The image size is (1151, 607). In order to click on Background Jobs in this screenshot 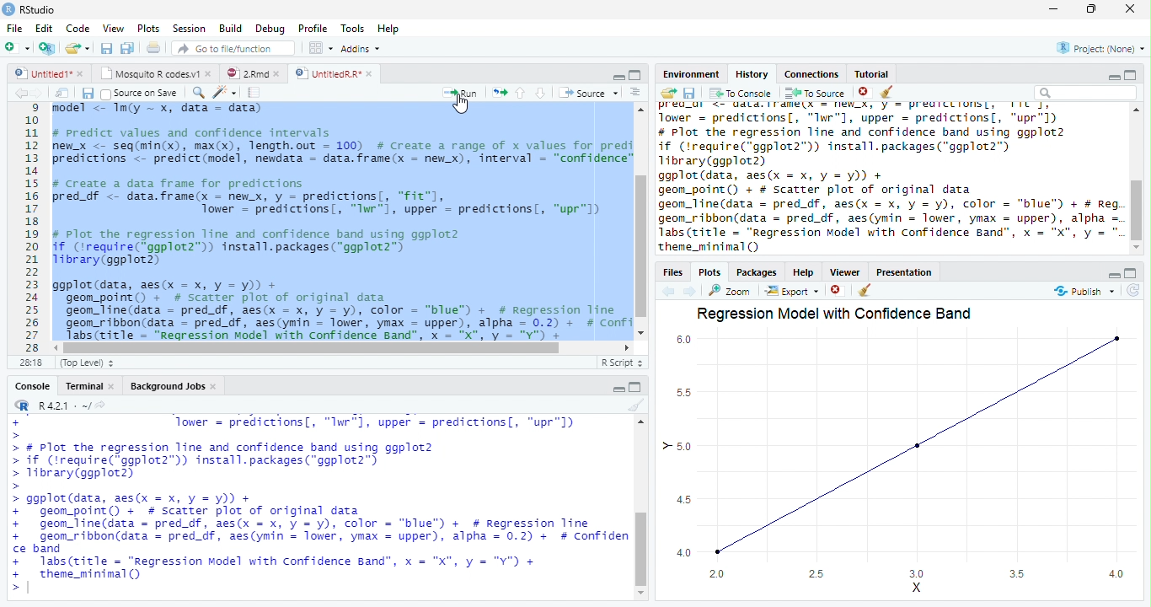, I will do `click(173, 385)`.